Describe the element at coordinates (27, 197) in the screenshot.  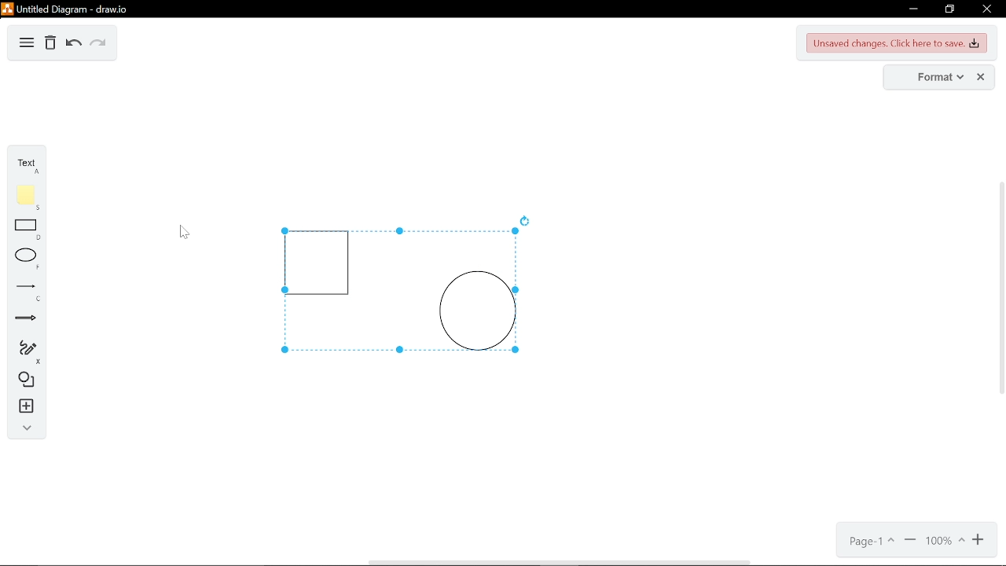
I see `note` at that location.